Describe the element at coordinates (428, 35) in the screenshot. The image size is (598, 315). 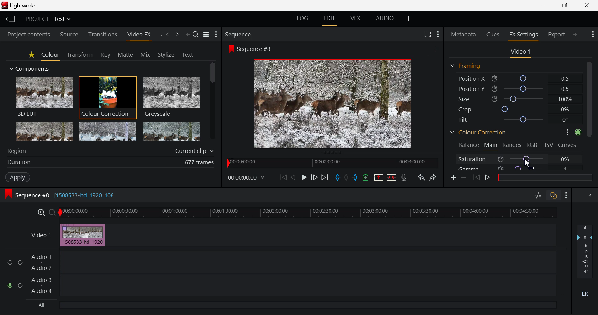
I see `Full Screen` at that location.